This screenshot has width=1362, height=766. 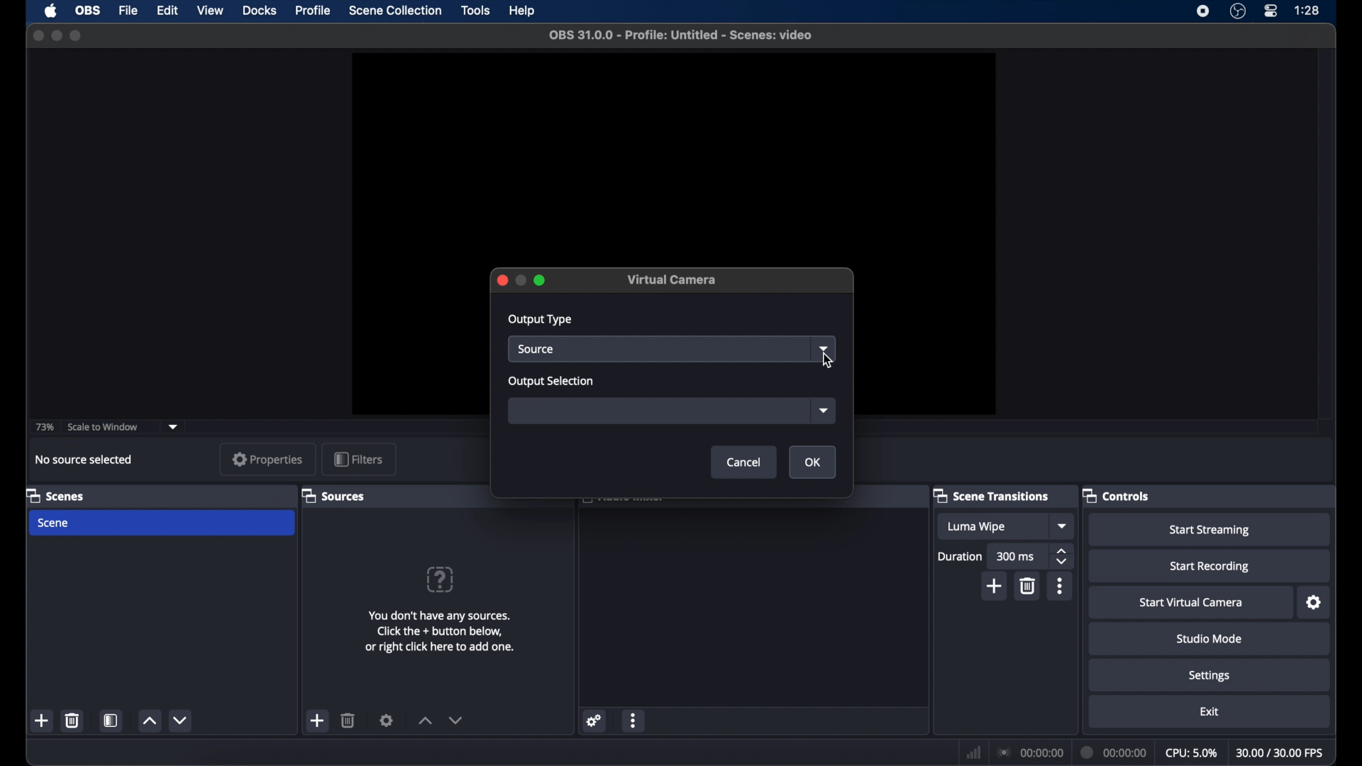 I want to click on cancel, so click(x=744, y=462).